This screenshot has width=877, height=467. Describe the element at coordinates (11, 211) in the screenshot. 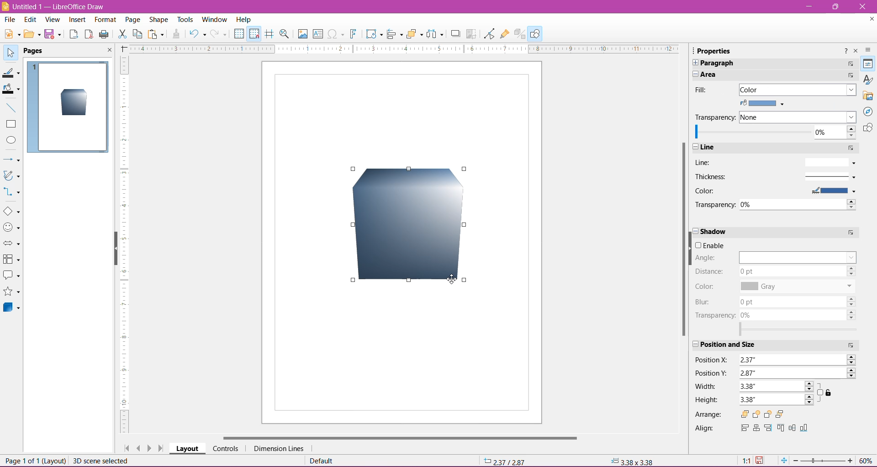

I see `Basic Shapes` at that location.